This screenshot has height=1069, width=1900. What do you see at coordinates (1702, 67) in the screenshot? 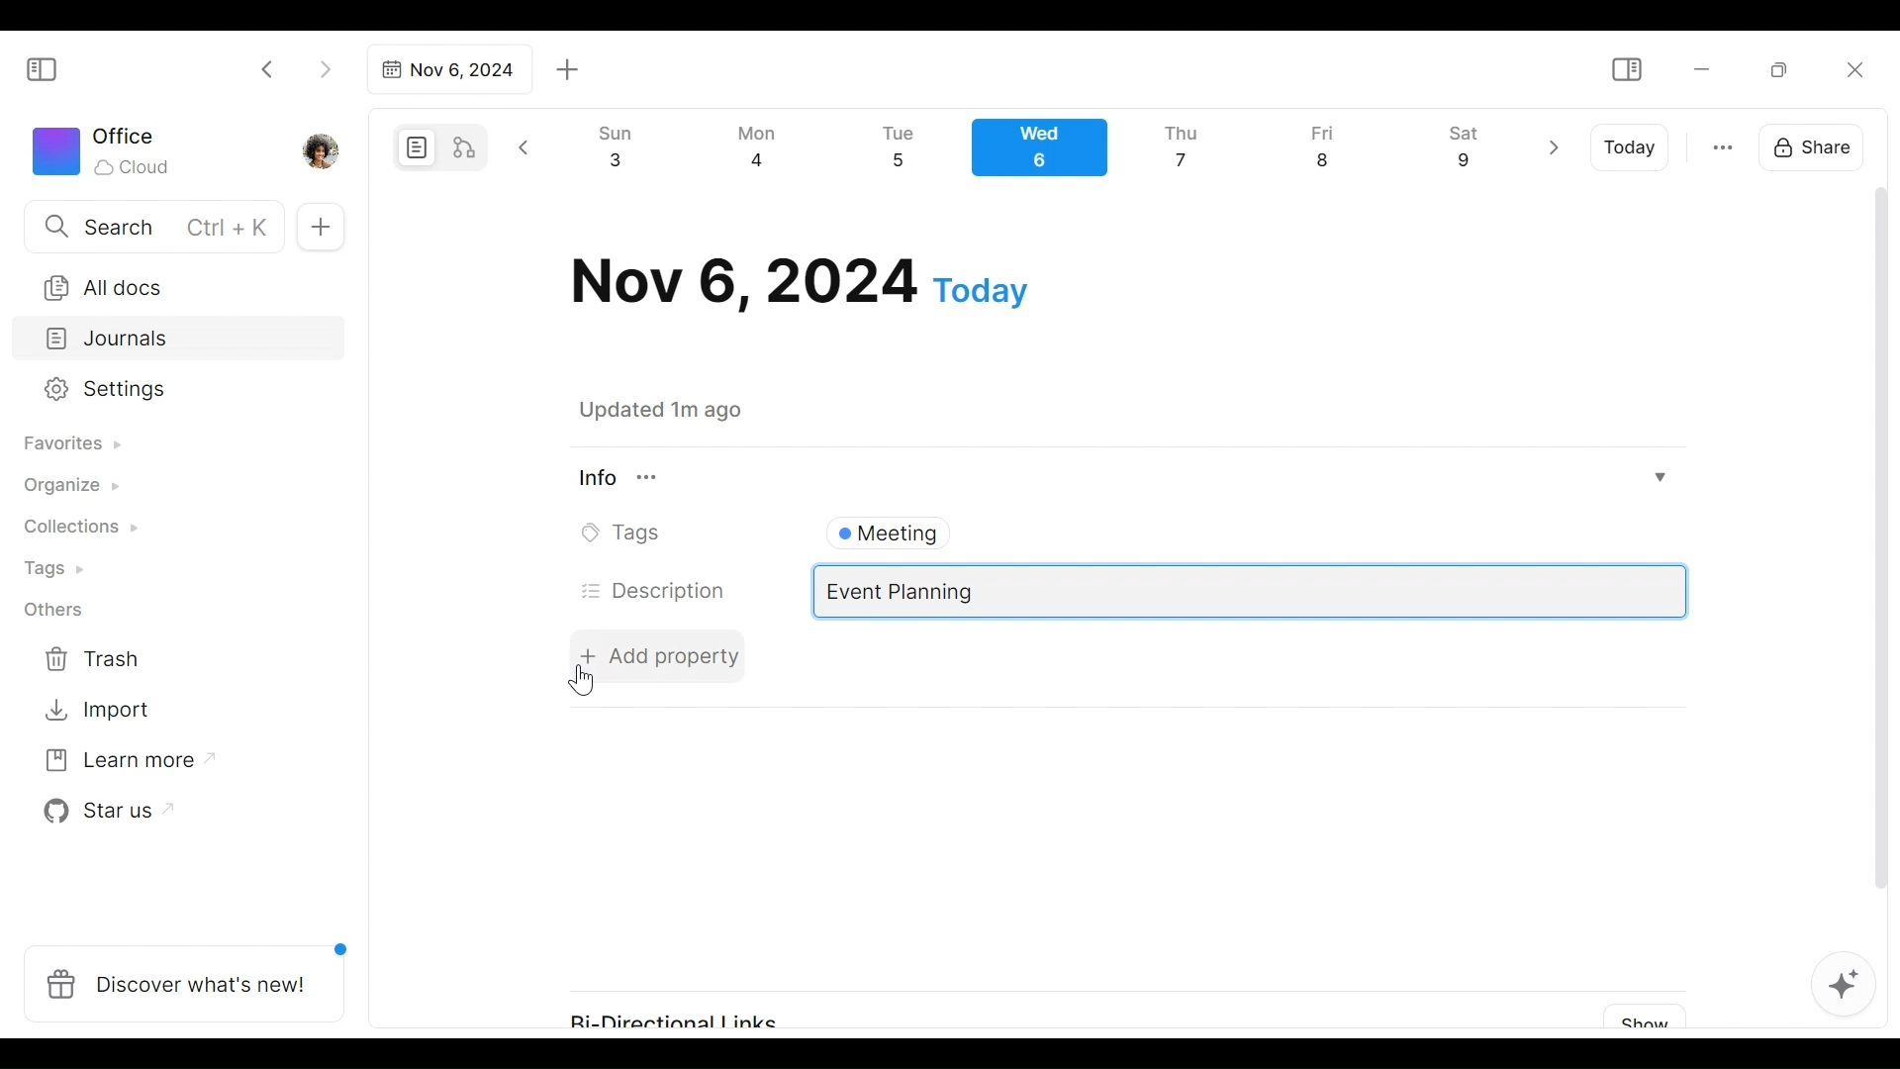
I see `Minimize` at bounding box center [1702, 67].